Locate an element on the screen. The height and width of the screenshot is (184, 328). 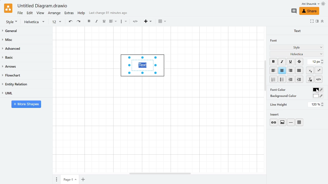
Drag.io logo is located at coordinates (8, 8).